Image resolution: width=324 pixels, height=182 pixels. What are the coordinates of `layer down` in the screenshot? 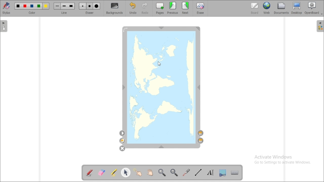 It's located at (201, 133).